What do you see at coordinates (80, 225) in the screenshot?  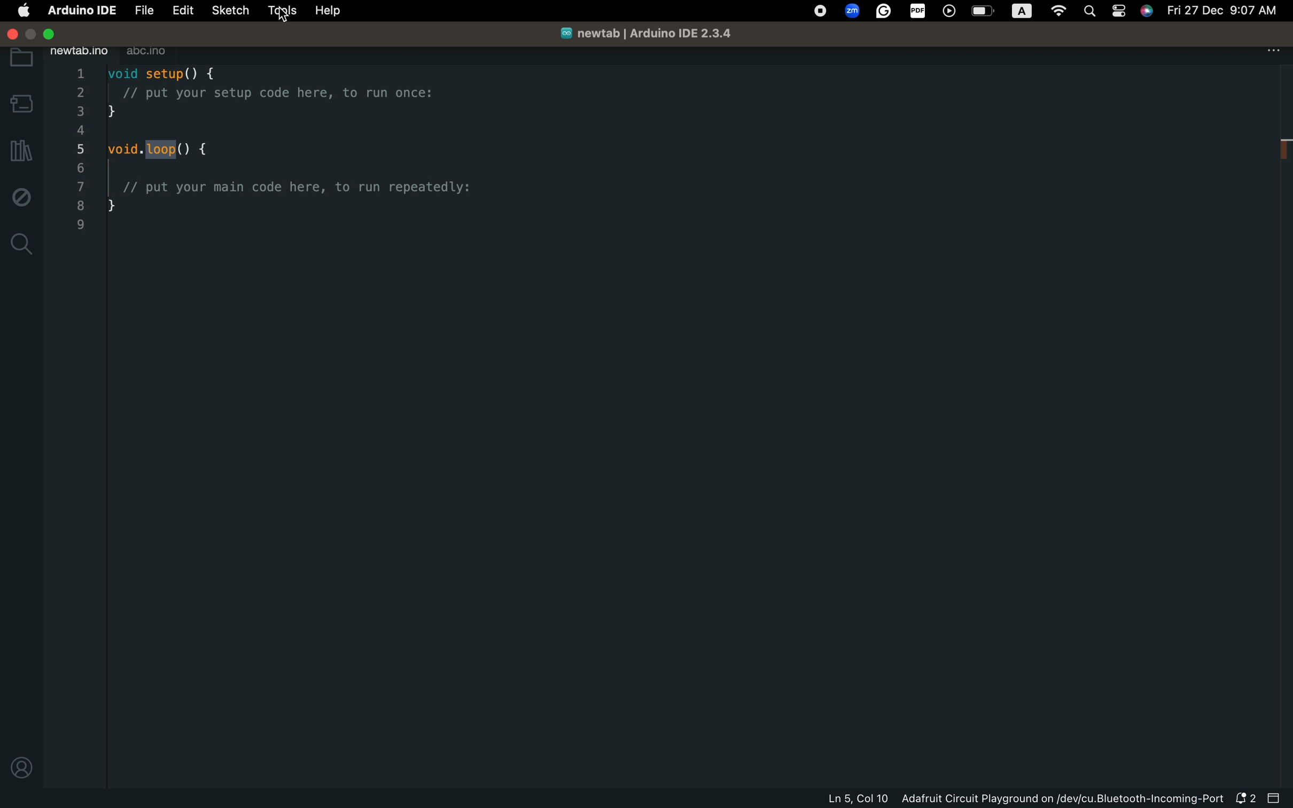 I see `9` at bounding box center [80, 225].